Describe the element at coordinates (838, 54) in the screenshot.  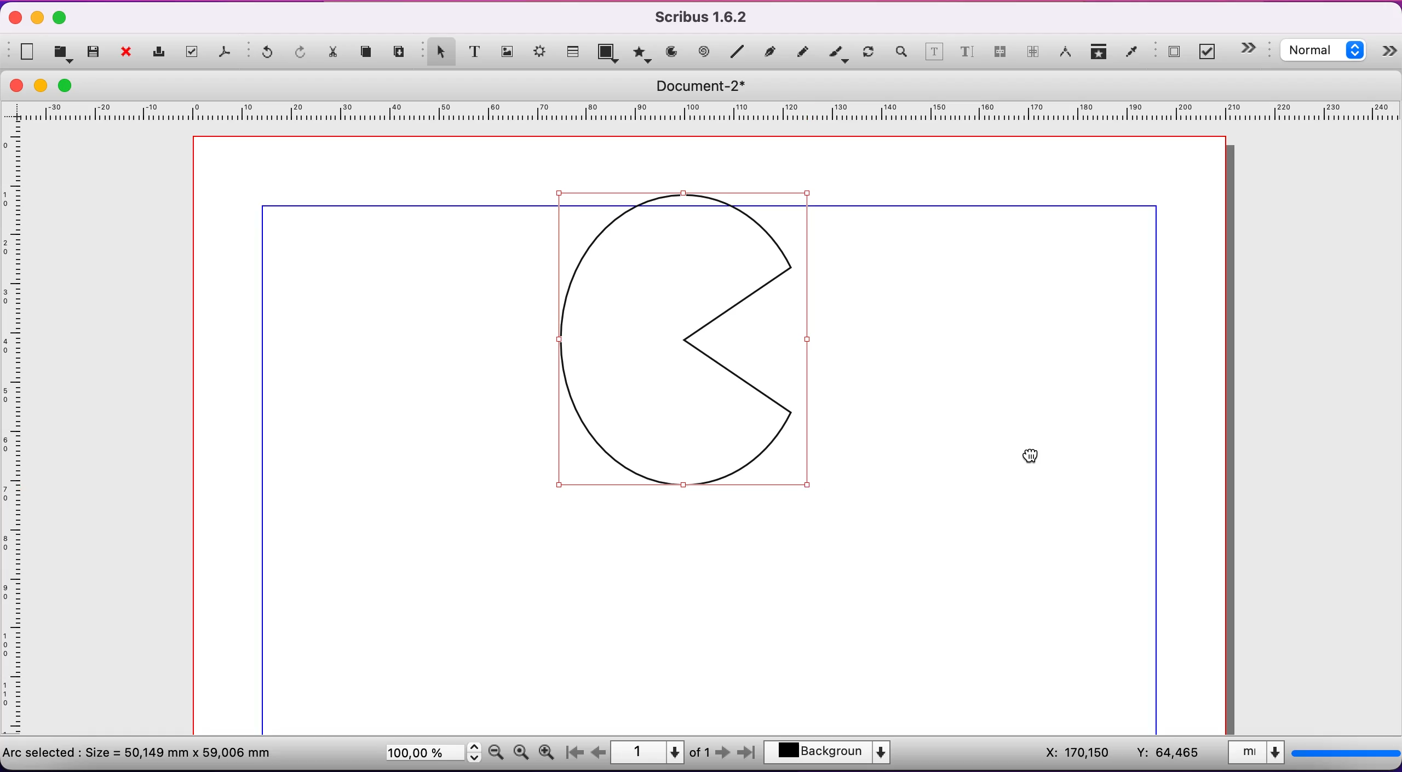
I see `calligraphic line` at that location.